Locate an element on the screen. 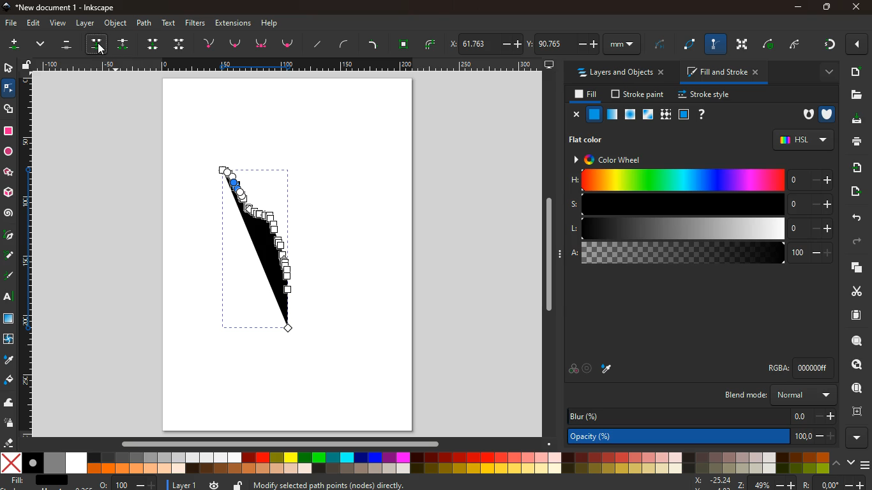 The width and height of the screenshot is (872, 490). fill is located at coordinates (40, 482).